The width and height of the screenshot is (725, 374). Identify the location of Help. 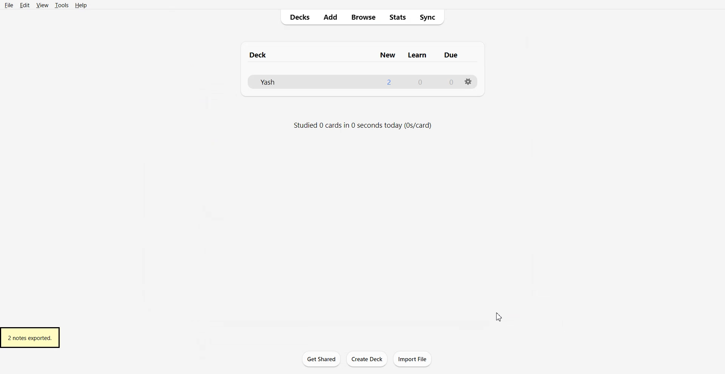
(81, 6).